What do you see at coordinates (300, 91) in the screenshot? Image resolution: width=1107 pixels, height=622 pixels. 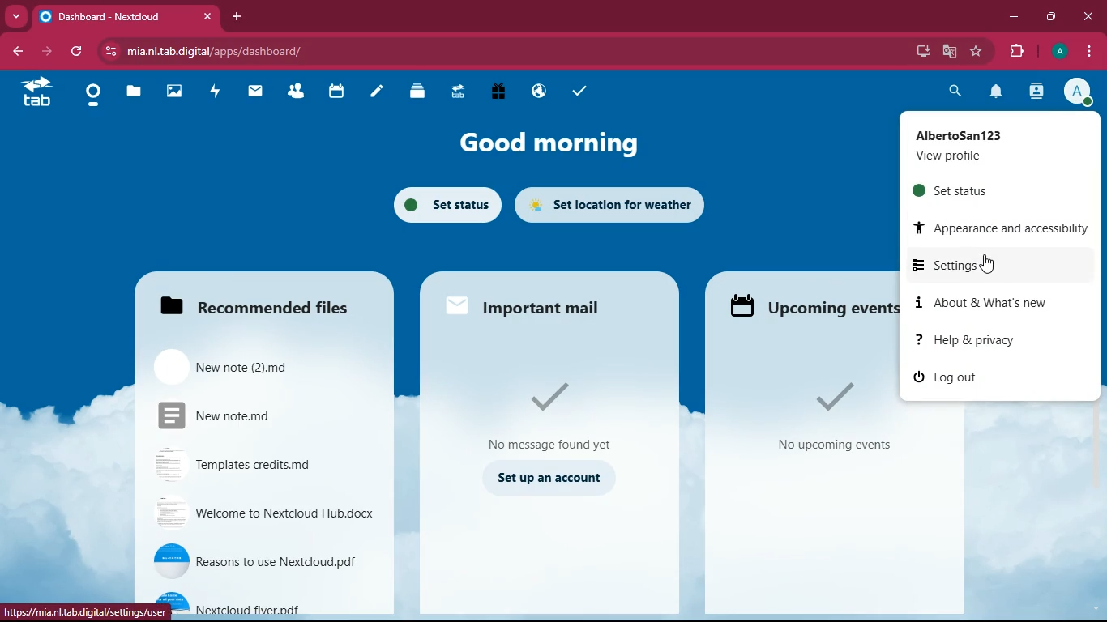 I see `friends` at bounding box center [300, 91].